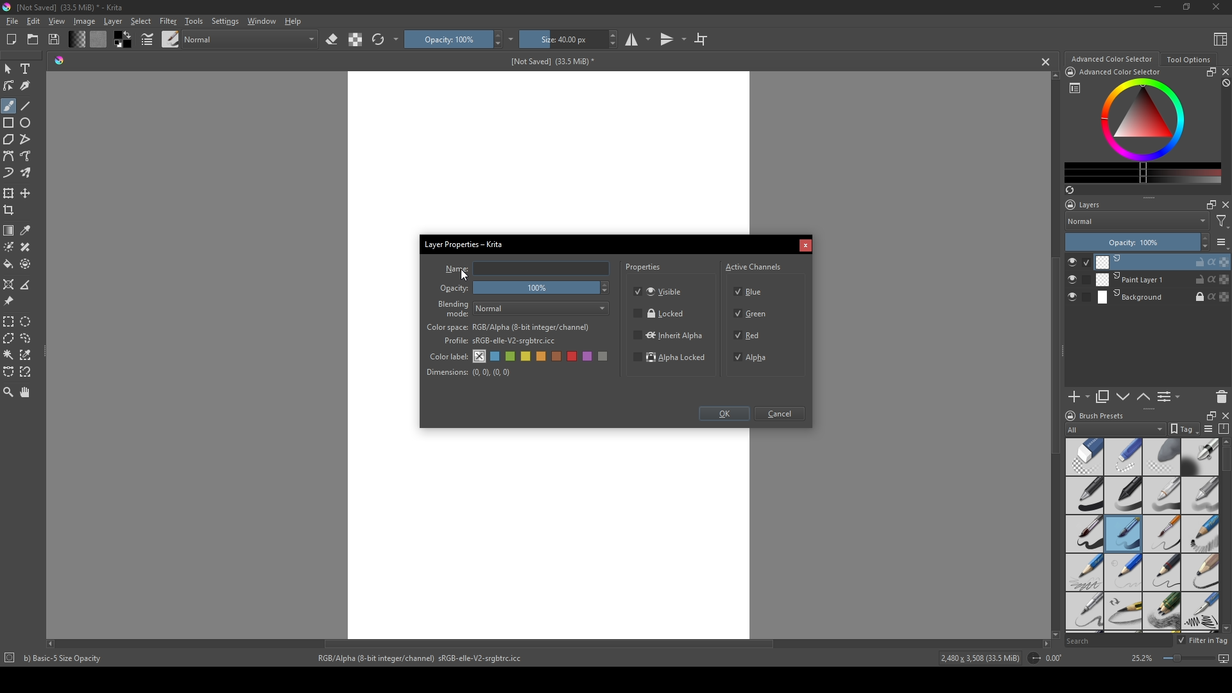 This screenshot has height=693, width=1232. Describe the element at coordinates (1078, 298) in the screenshot. I see `check button` at that location.